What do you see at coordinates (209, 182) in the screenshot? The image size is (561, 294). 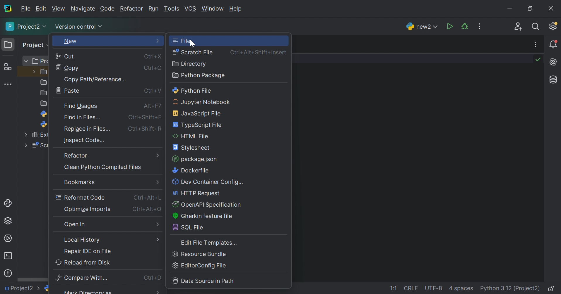 I see `Dev container config` at bounding box center [209, 182].